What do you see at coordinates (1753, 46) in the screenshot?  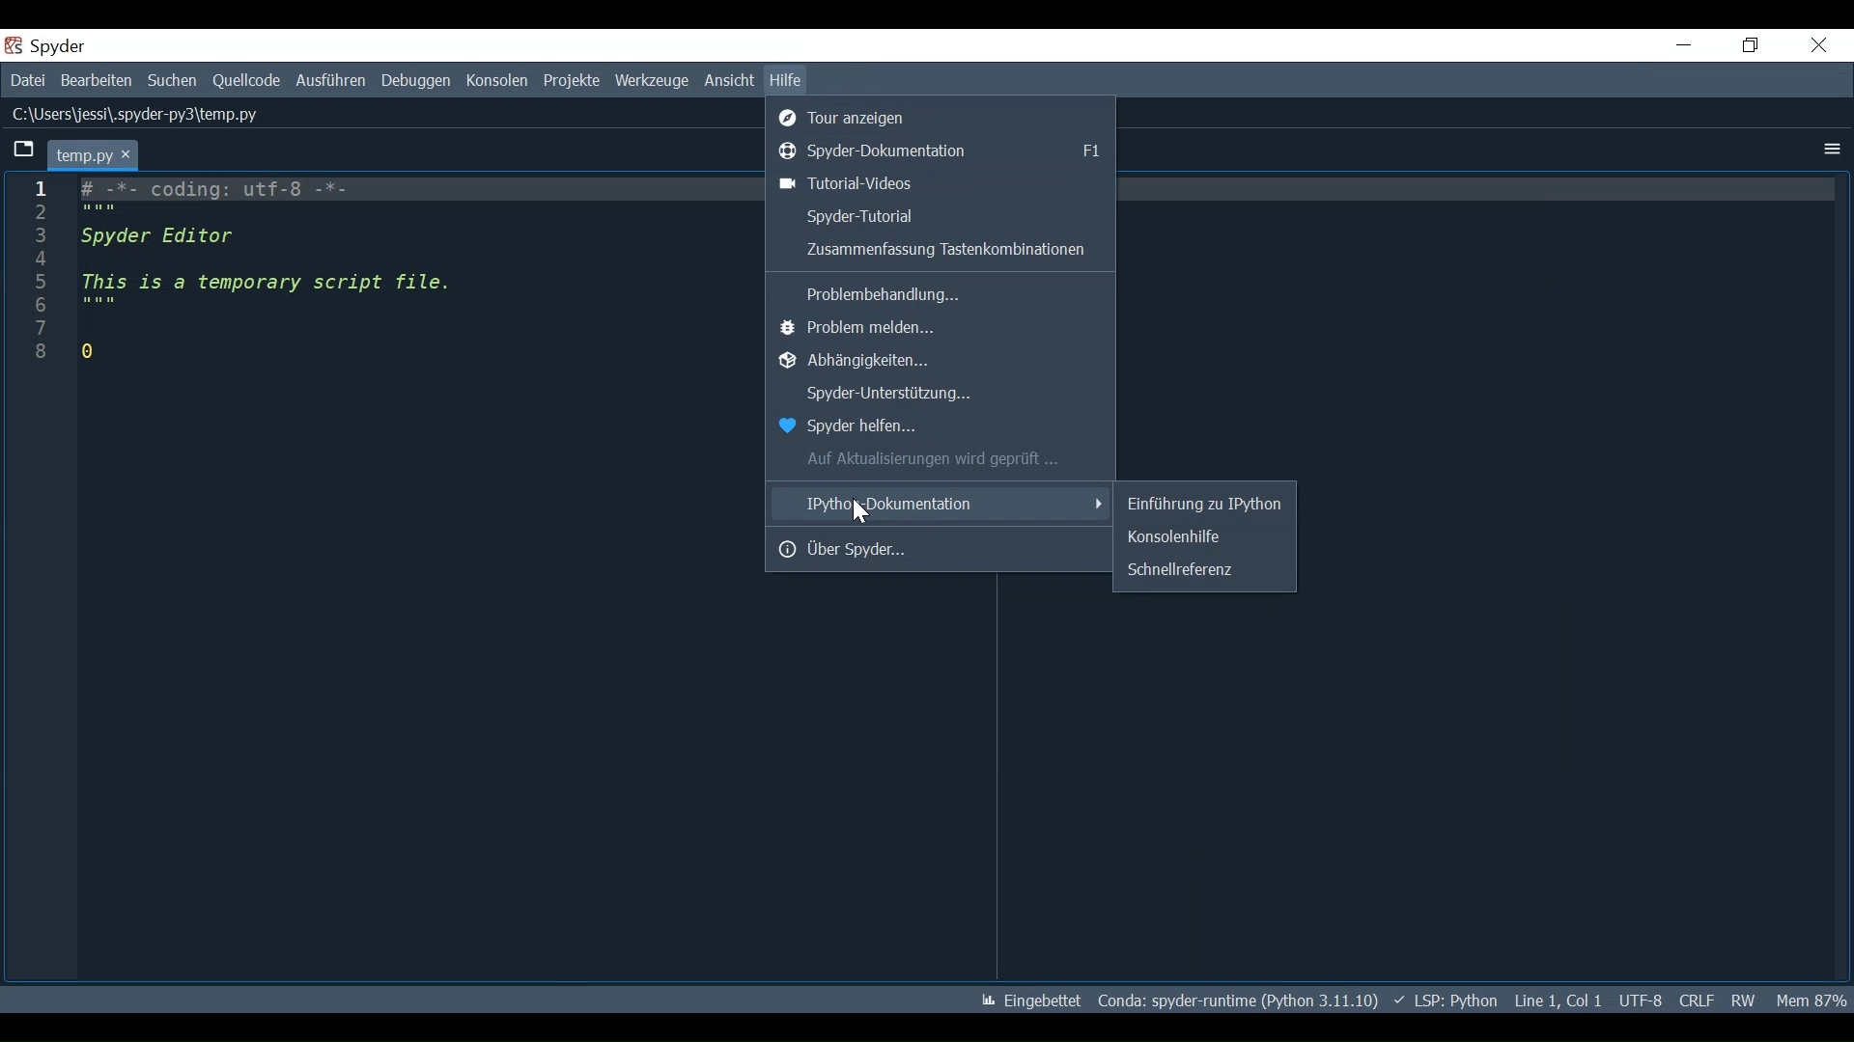 I see `Restore` at bounding box center [1753, 46].